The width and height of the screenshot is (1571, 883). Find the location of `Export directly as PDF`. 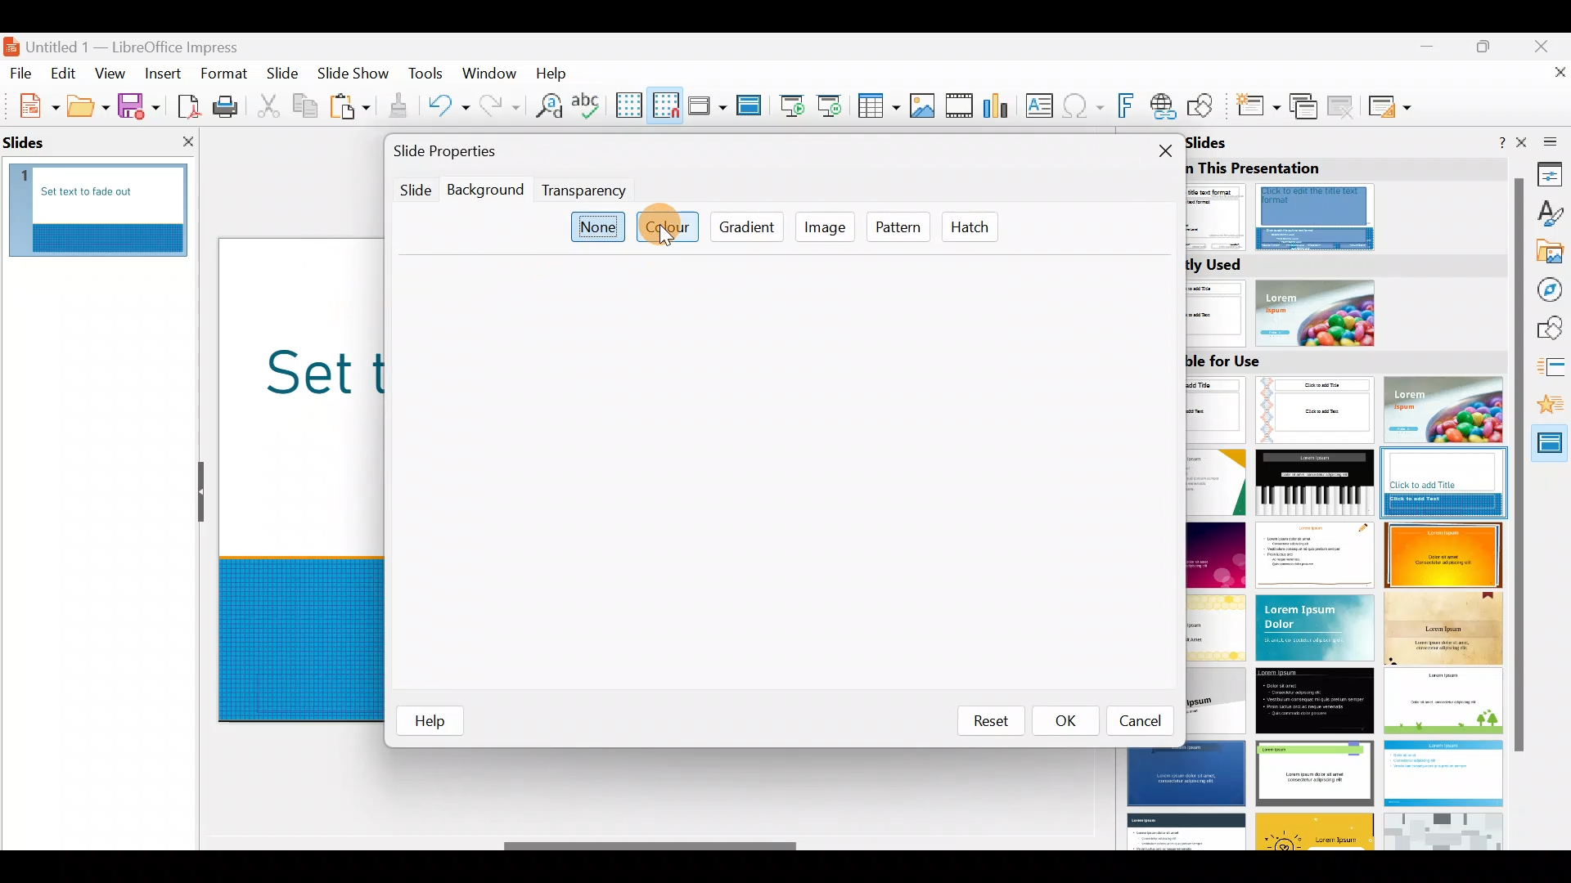

Export directly as PDF is located at coordinates (185, 105).